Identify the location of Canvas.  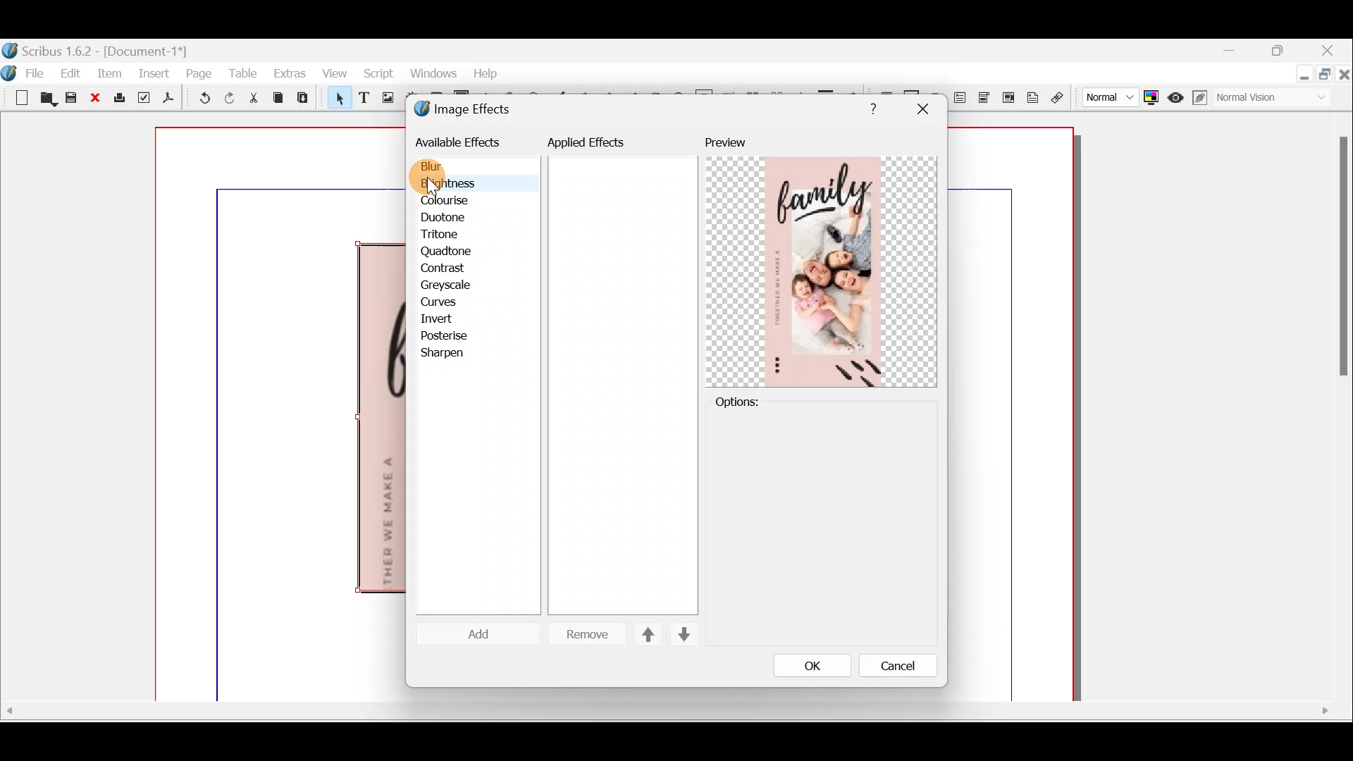
(281, 415).